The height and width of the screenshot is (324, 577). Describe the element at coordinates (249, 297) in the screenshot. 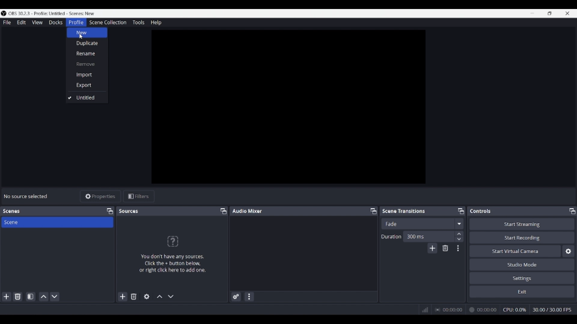

I see `Audio mixer menu` at that location.